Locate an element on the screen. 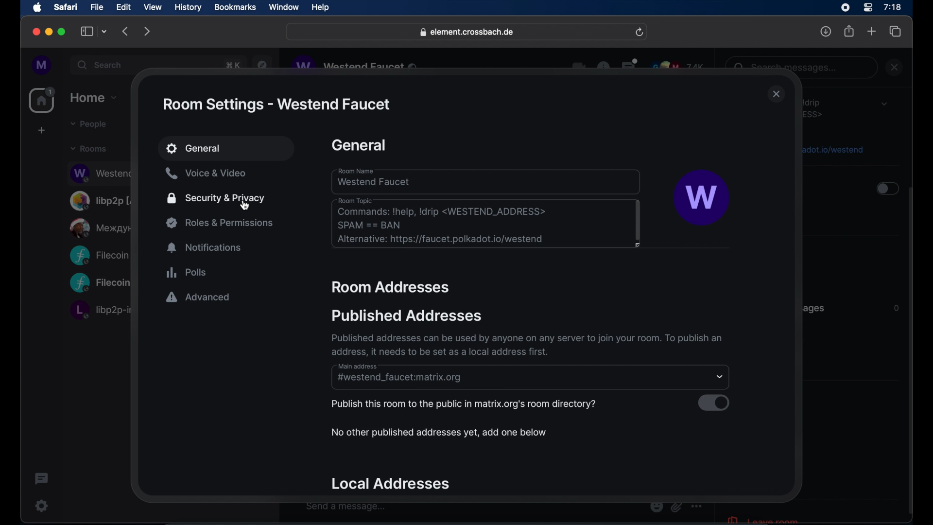 This screenshot has height=525, width=933. obscure is located at coordinates (99, 255).